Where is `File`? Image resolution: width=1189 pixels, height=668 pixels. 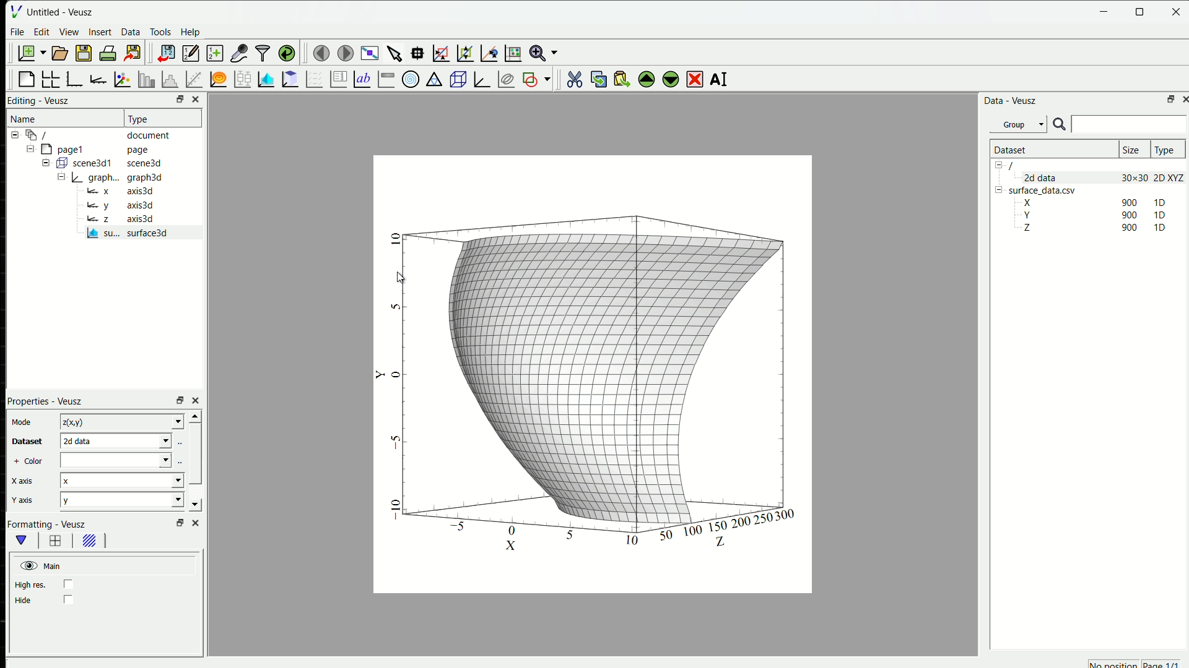 File is located at coordinates (18, 32).